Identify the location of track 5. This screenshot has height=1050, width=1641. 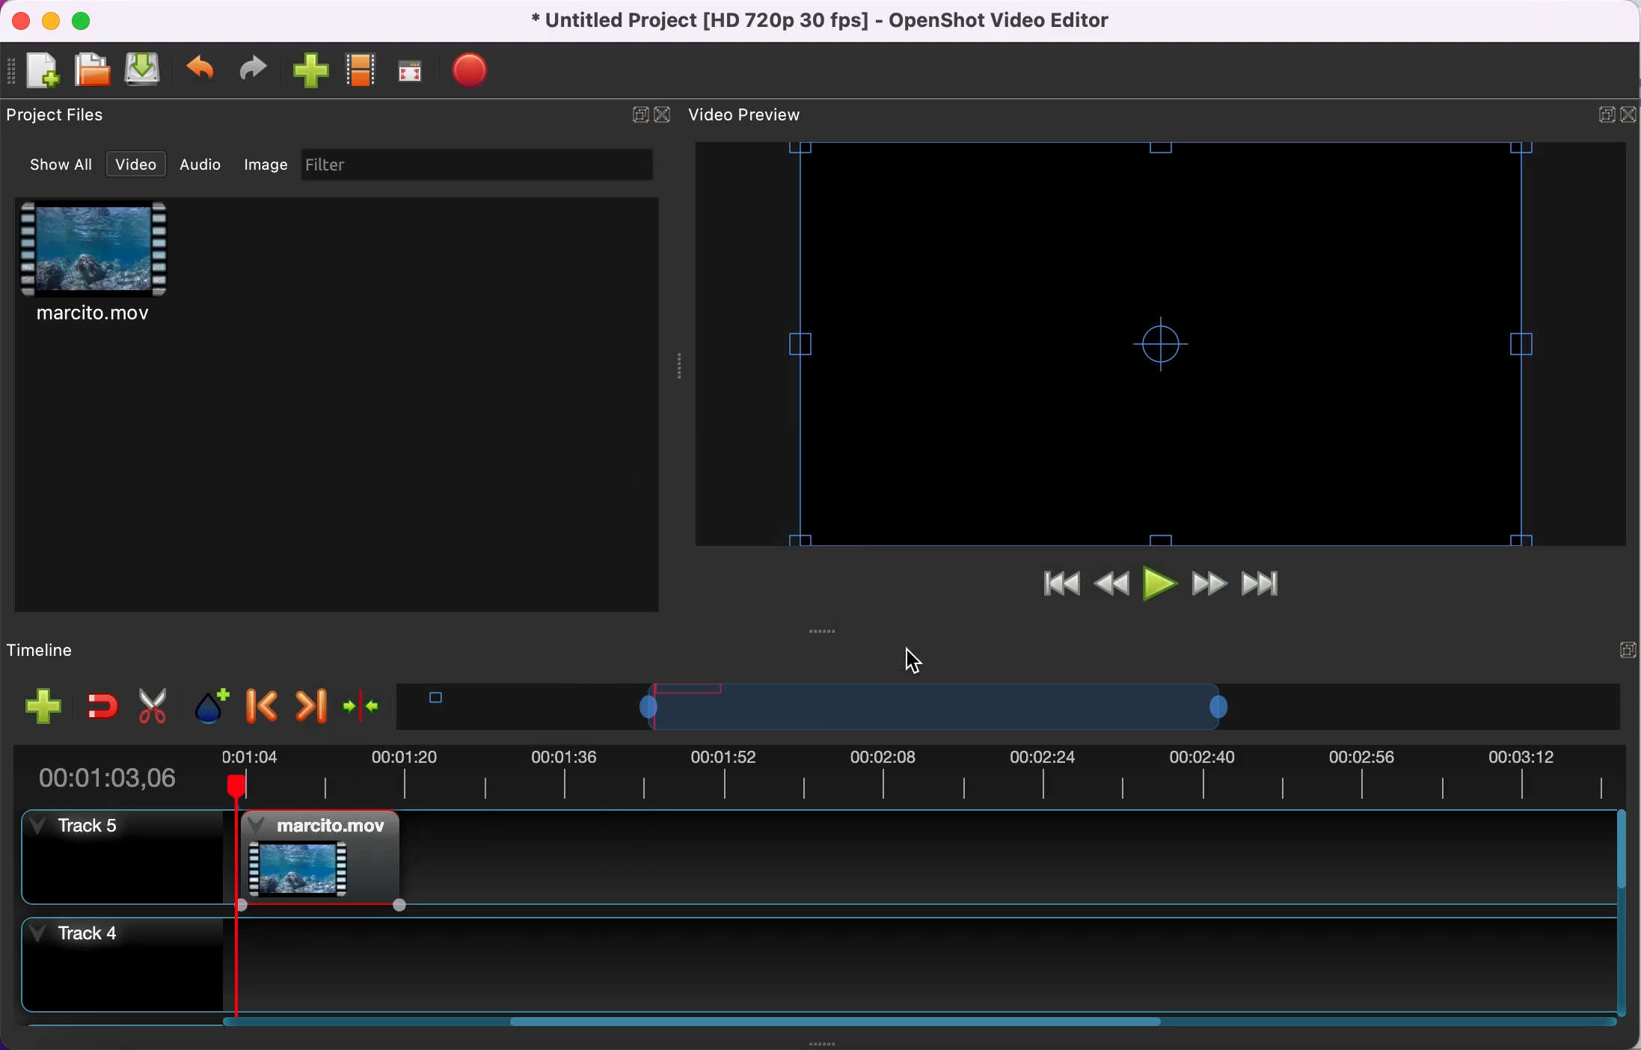
(123, 859).